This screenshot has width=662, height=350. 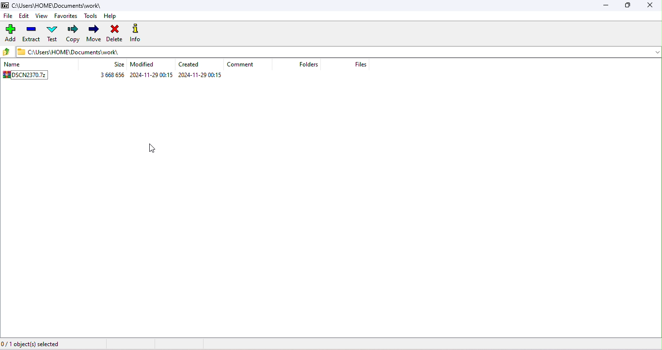 What do you see at coordinates (114, 33) in the screenshot?
I see `delete` at bounding box center [114, 33].